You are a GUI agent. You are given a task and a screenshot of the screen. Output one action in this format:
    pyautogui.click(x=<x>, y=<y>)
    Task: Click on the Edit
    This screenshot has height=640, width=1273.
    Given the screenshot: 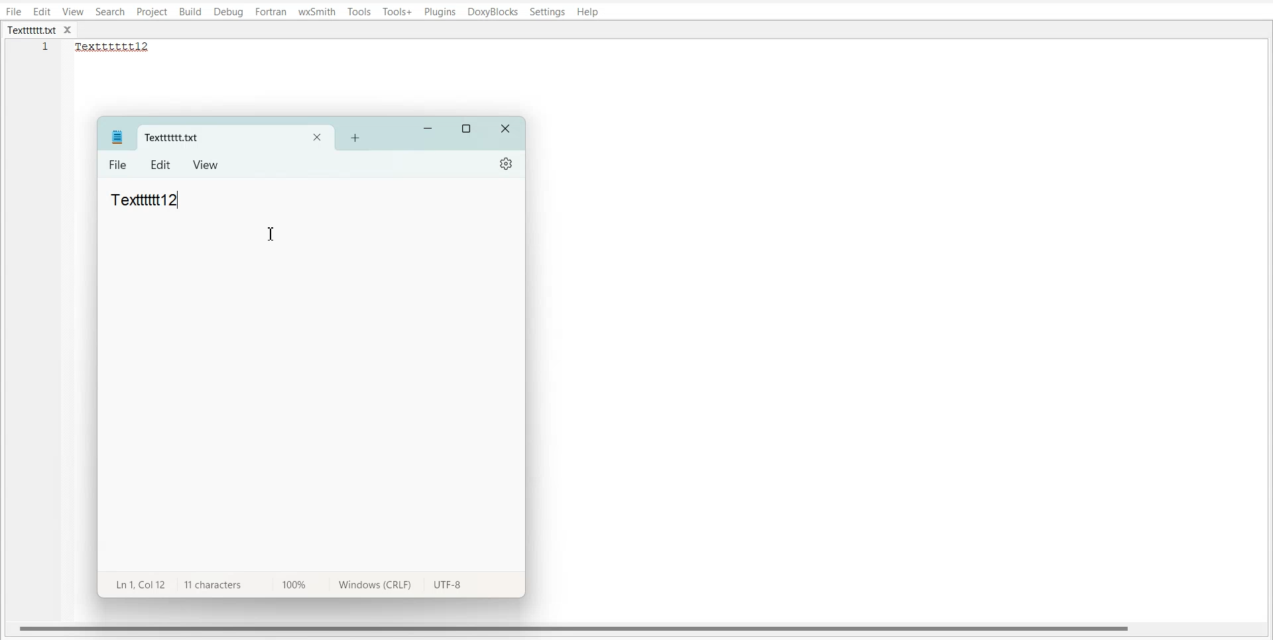 What is the action you would take?
    pyautogui.click(x=162, y=165)
    